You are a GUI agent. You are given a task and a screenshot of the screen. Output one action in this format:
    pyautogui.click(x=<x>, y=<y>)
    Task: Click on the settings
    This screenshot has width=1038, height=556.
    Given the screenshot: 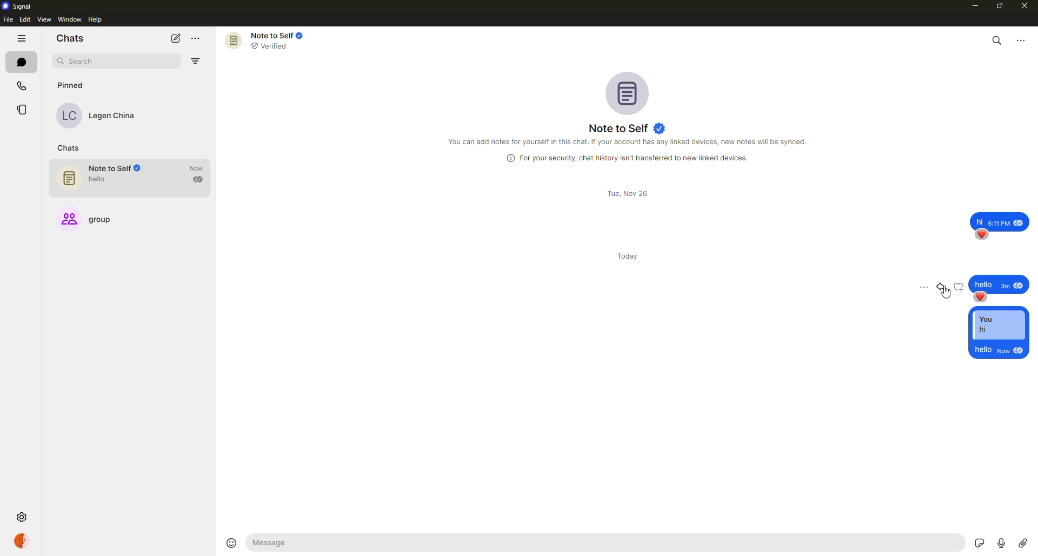 What is the action you would take?
    pyautogui.click(x=23, y=516)
    